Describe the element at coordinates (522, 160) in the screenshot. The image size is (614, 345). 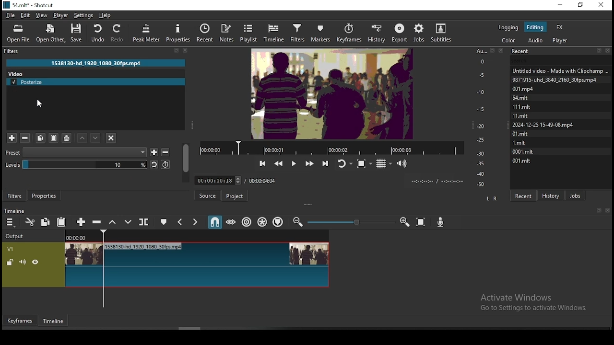
I see `001.mit` at that location.